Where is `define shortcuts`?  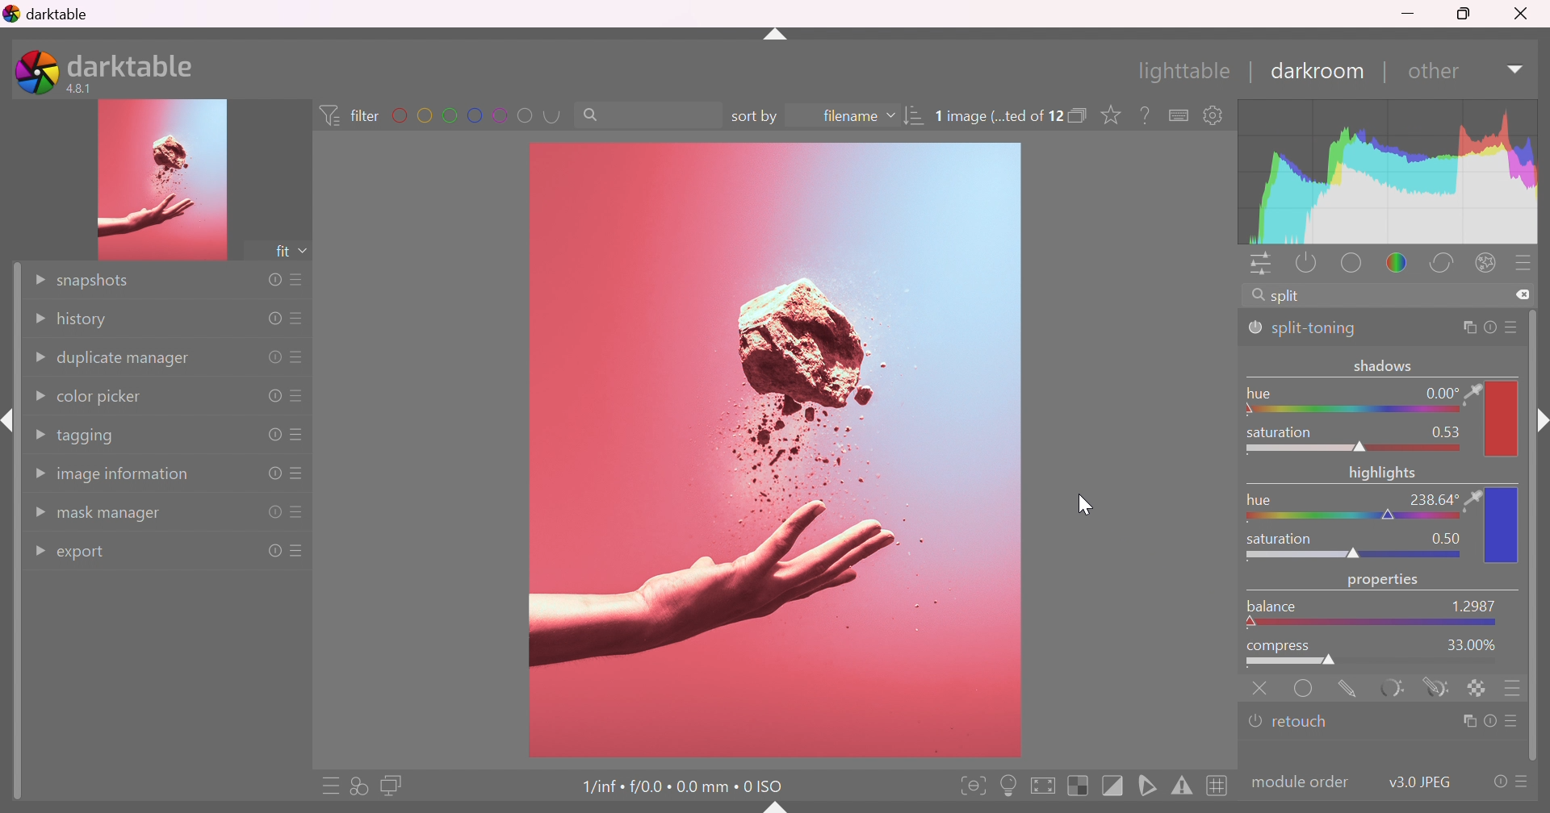
define shortcuts is located at coordinates (1179, 117).